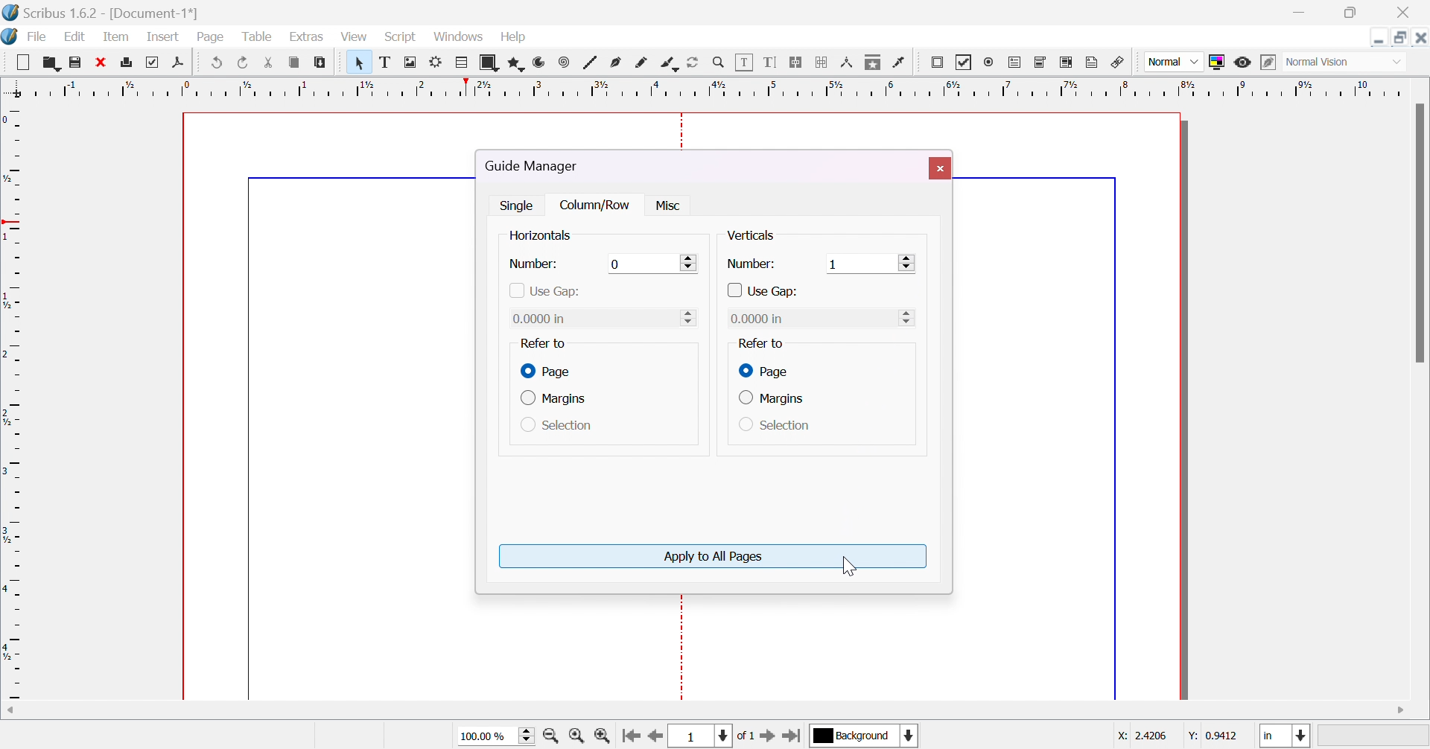 Image resolution: width=1430 pixels, height=749 pixels. I want to click on link annotation, so click(1120, 63).